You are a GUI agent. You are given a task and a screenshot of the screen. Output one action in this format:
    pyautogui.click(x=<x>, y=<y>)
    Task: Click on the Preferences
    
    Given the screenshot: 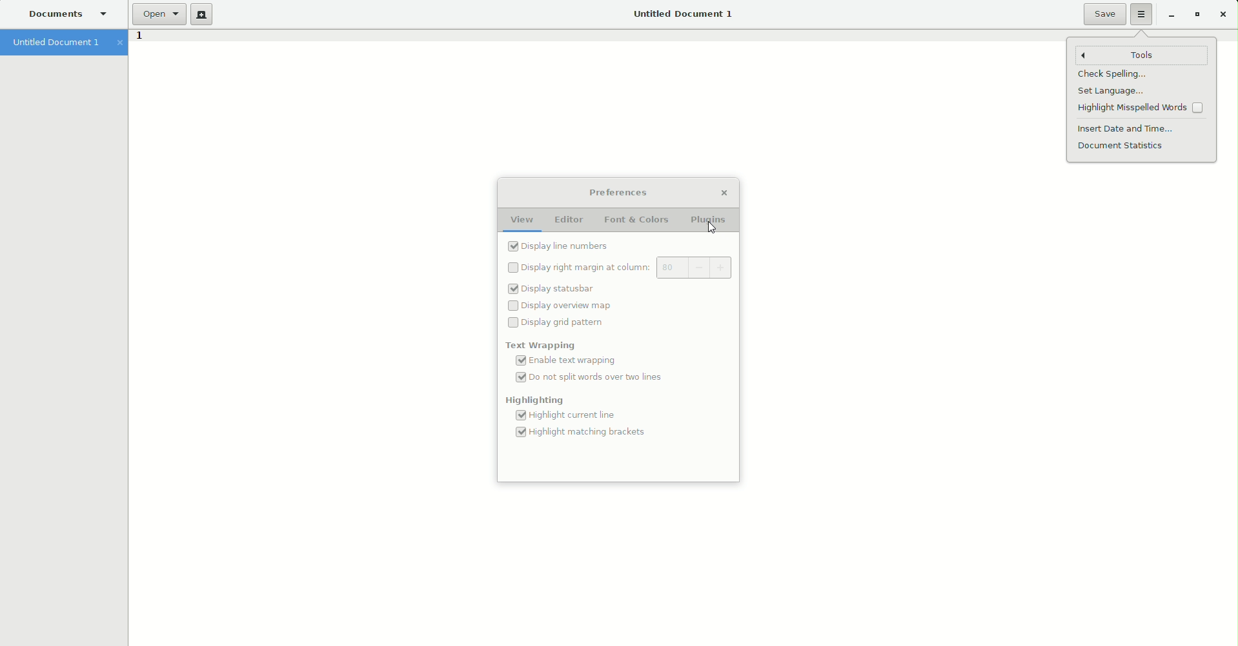 What is the action you would take?
    pyautogui.click(x=618, y=192)
    